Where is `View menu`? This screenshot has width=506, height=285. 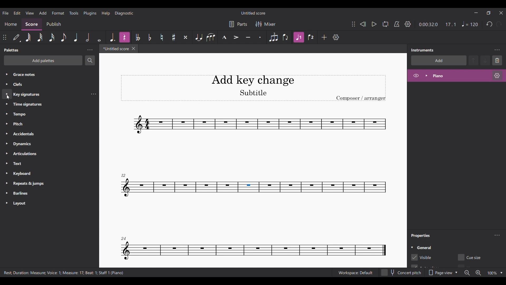 View menu is located at coordinates (30, 13).